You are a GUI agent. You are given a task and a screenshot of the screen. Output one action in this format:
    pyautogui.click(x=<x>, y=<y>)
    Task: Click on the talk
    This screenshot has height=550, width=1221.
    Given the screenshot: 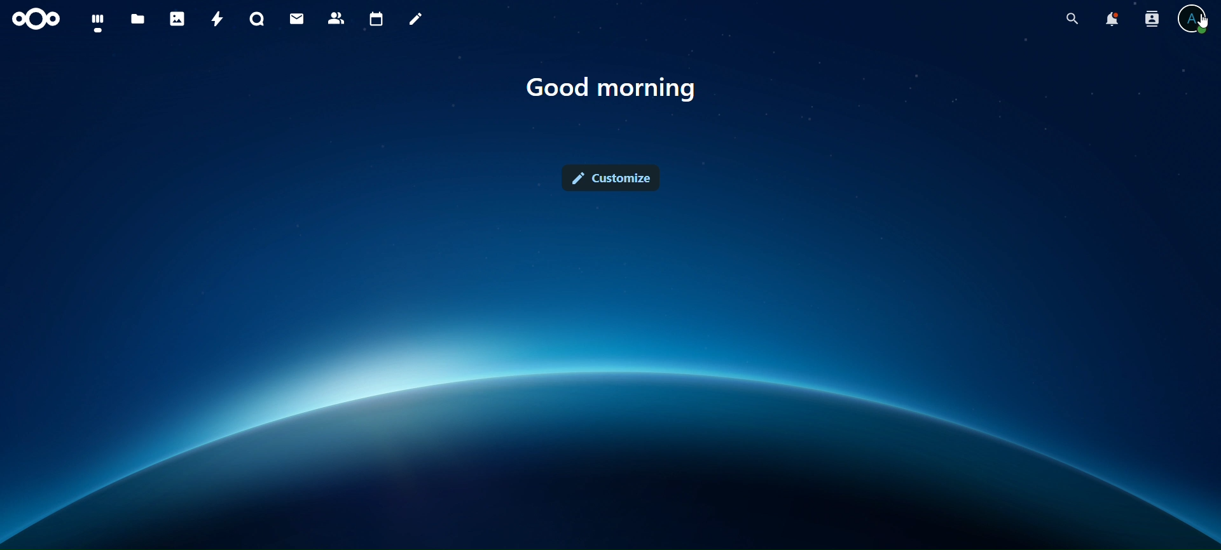 What is the action you would take?
    pyautogui.click(x=257, y=18)
    